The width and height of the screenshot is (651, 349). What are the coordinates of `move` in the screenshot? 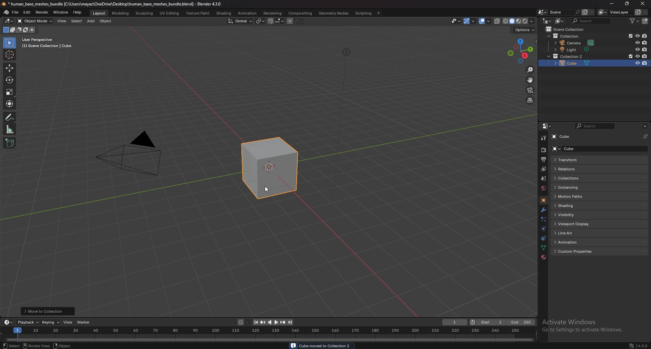 It's located at (9, 68).